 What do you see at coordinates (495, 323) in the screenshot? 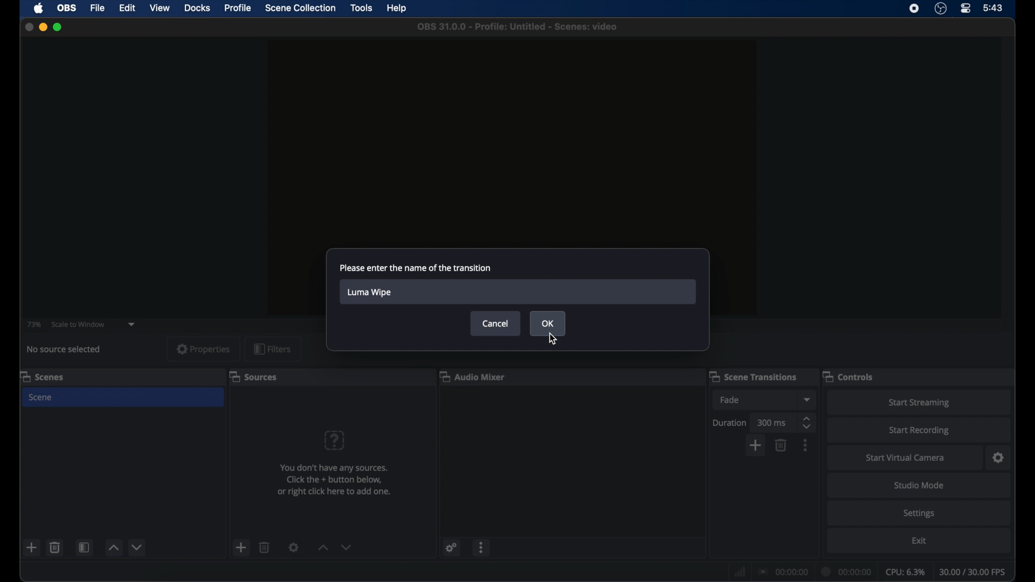
I see `cancel` at bounding box center [495, 323].